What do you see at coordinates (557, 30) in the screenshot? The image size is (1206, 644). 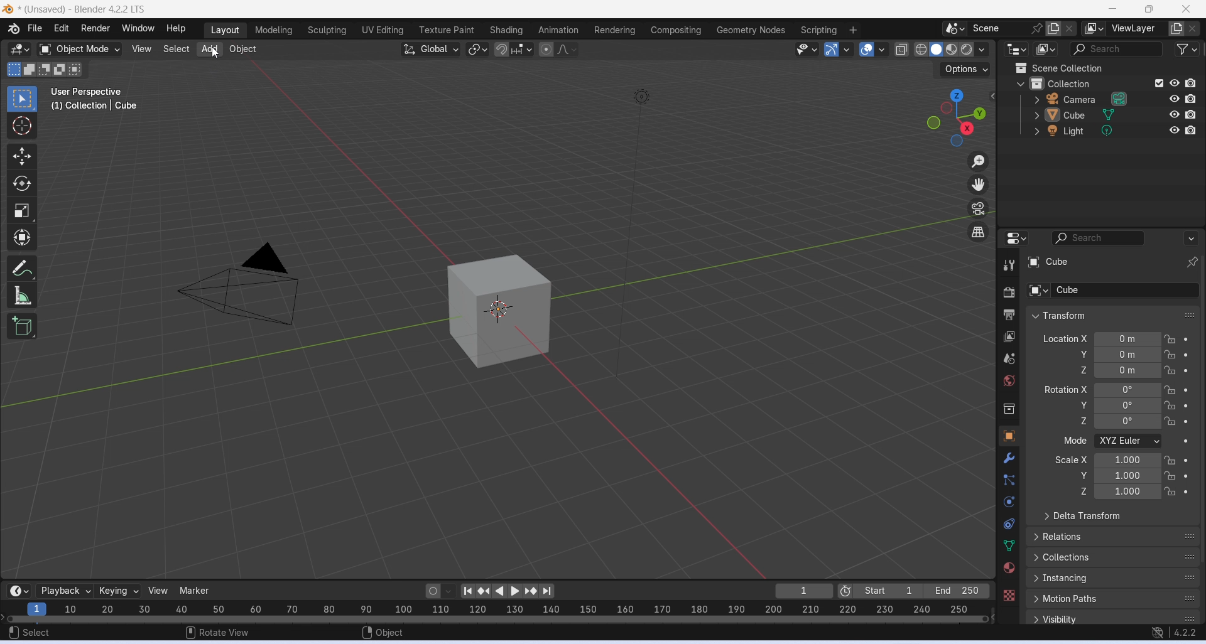 I see `Animation` at bounding box center [557, 30].